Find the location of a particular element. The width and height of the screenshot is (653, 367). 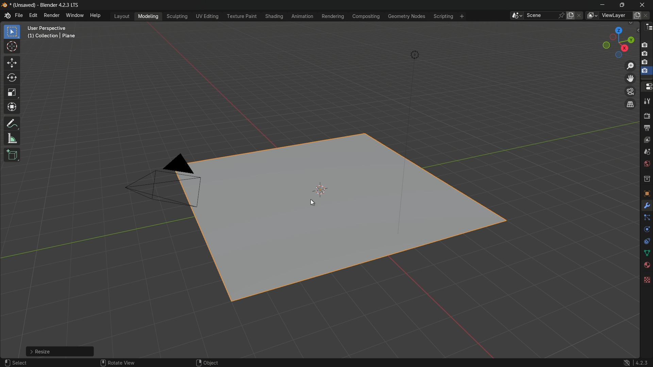

 is located at coordinates (647, 163).